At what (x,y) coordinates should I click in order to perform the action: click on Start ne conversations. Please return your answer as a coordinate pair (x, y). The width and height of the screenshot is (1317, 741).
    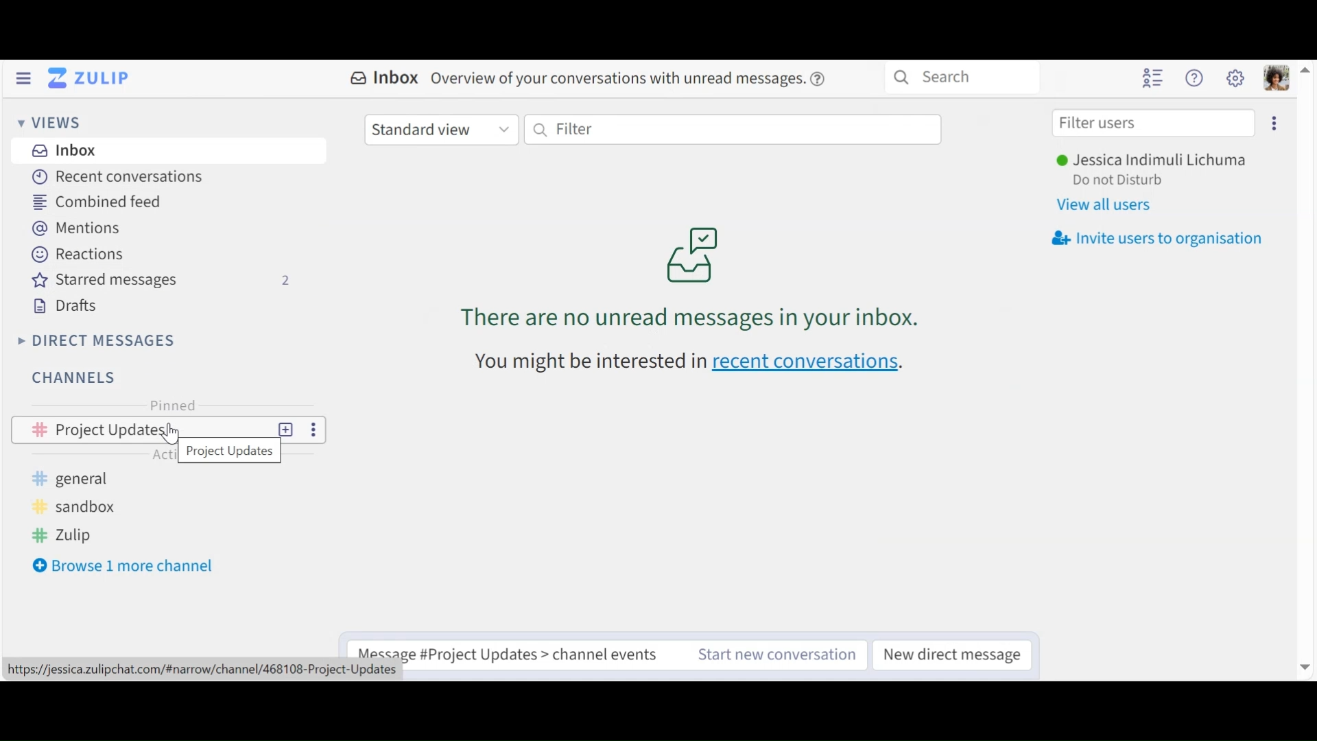
    Looking at the image, I should click on (773, 655).